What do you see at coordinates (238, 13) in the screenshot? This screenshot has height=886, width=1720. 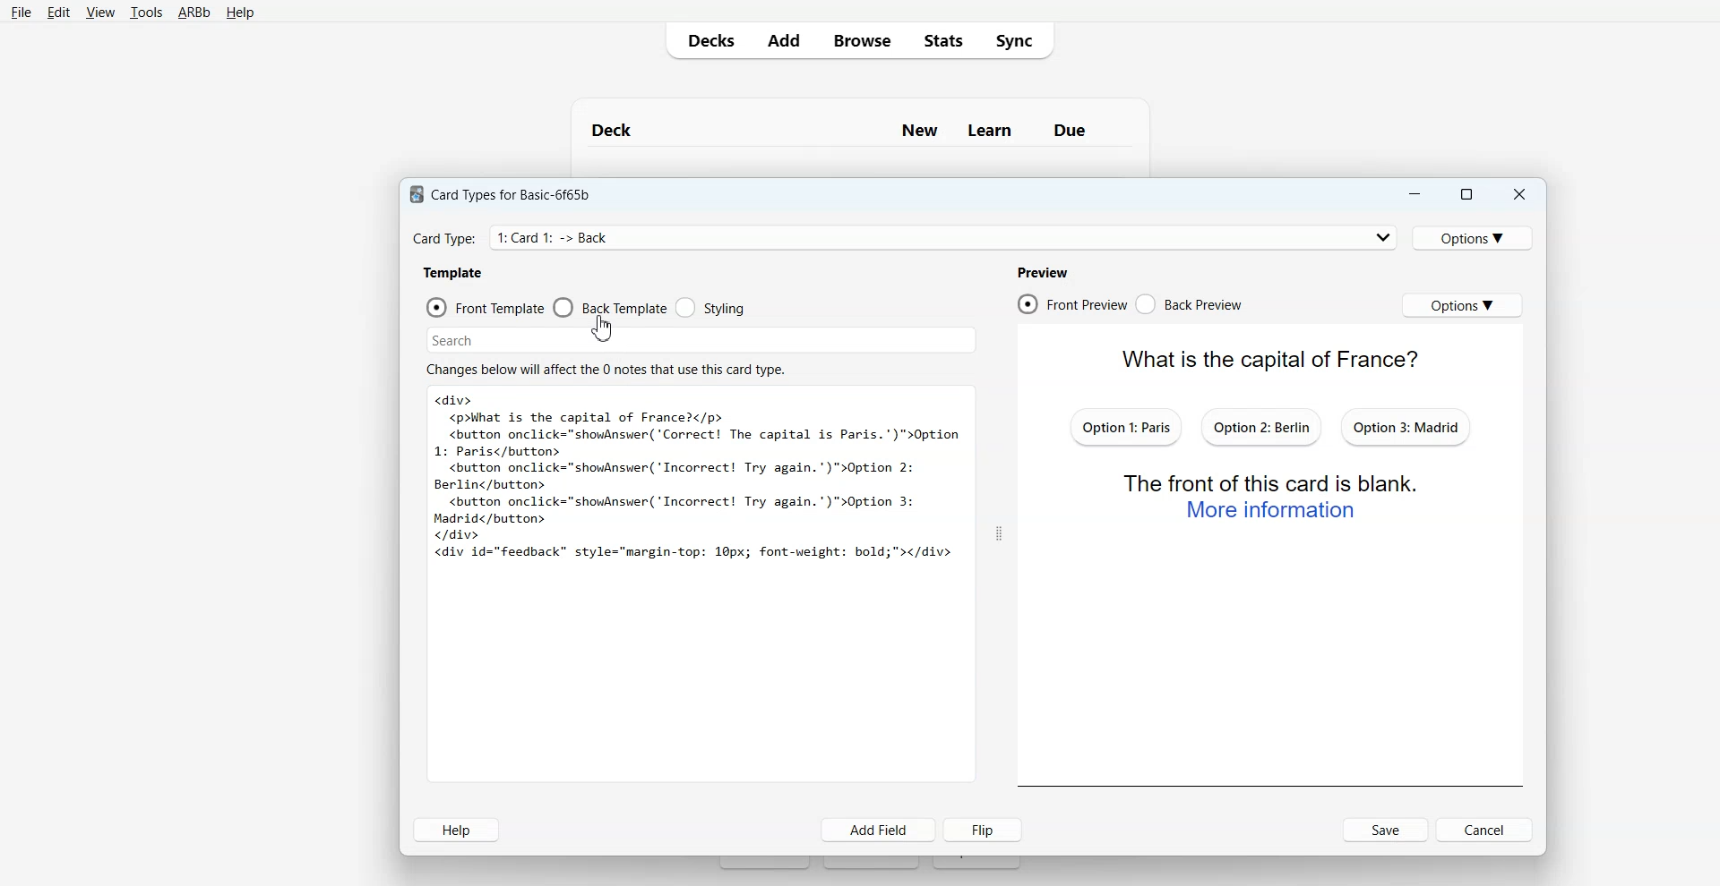 I see `Help` at bounding box center [238, 13].